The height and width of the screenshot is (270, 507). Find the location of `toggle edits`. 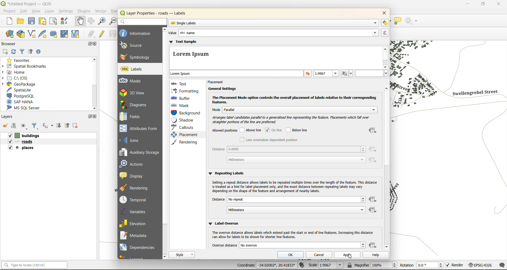

toggle edits is located at coordinates (103, 34).